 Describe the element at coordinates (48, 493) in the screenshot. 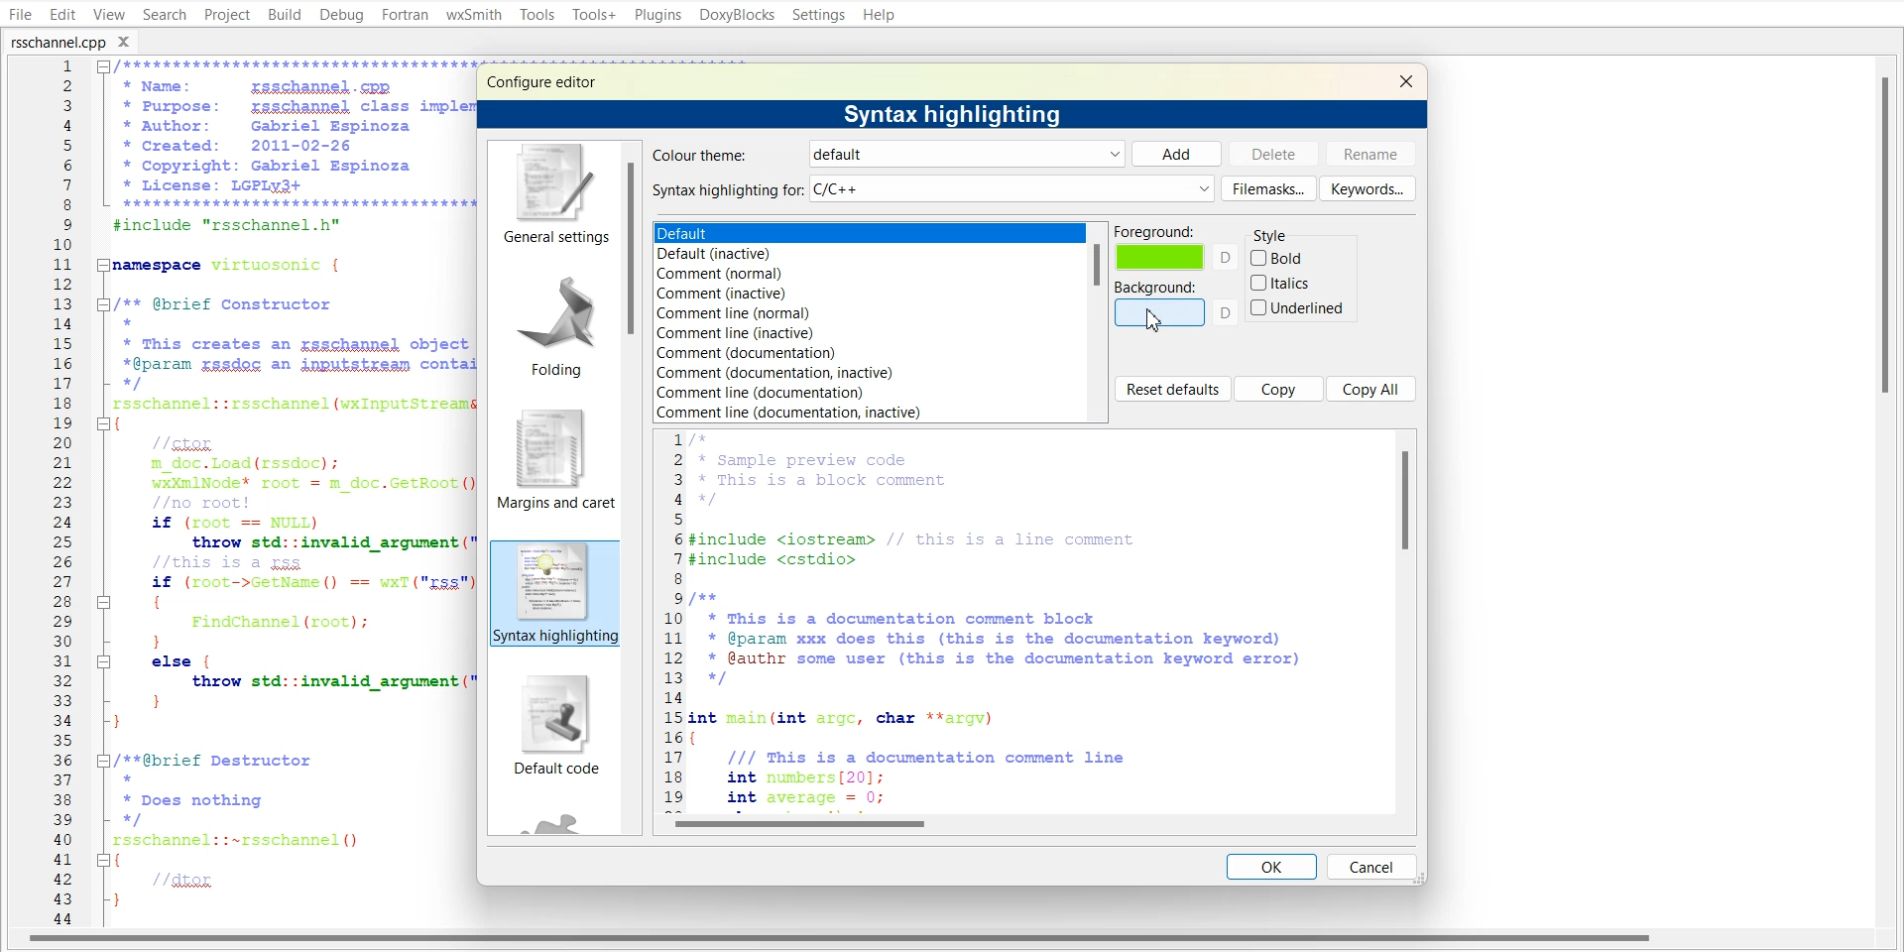

I see `Line Number` at that location.